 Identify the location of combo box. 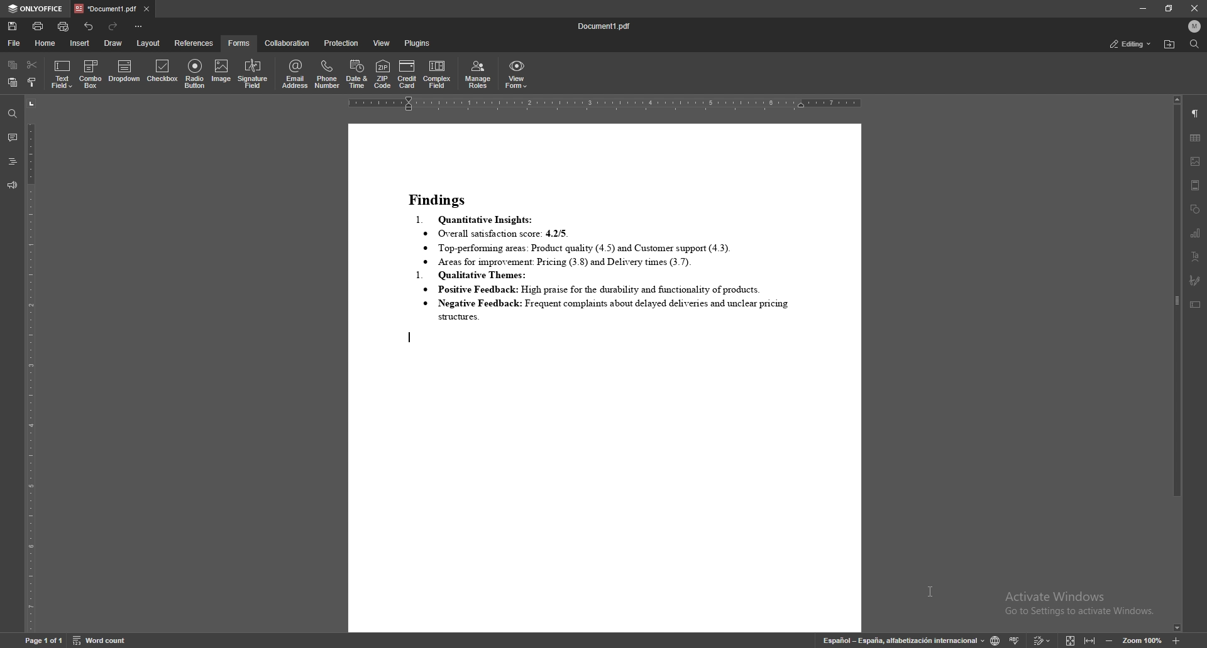
(91, 73).